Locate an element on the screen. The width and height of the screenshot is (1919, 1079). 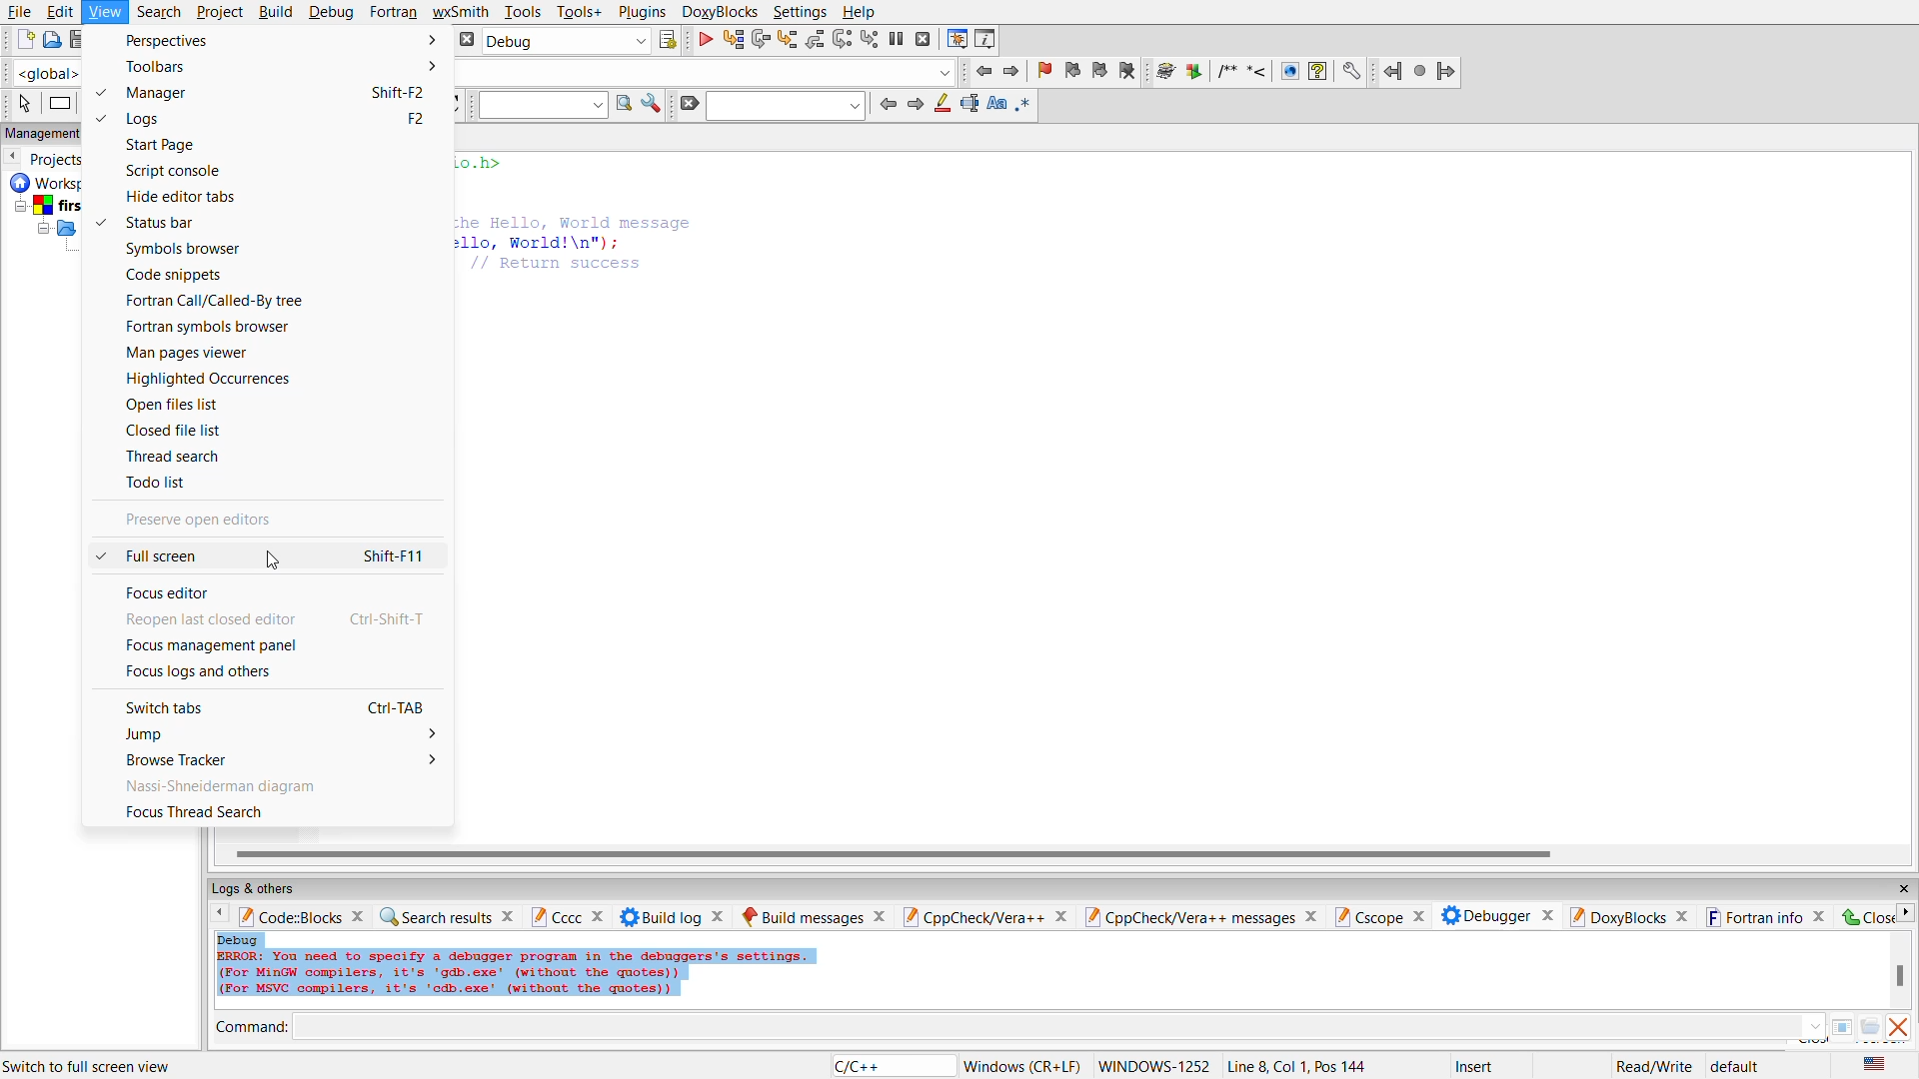
dropdown is located at coordinates (946, 71).